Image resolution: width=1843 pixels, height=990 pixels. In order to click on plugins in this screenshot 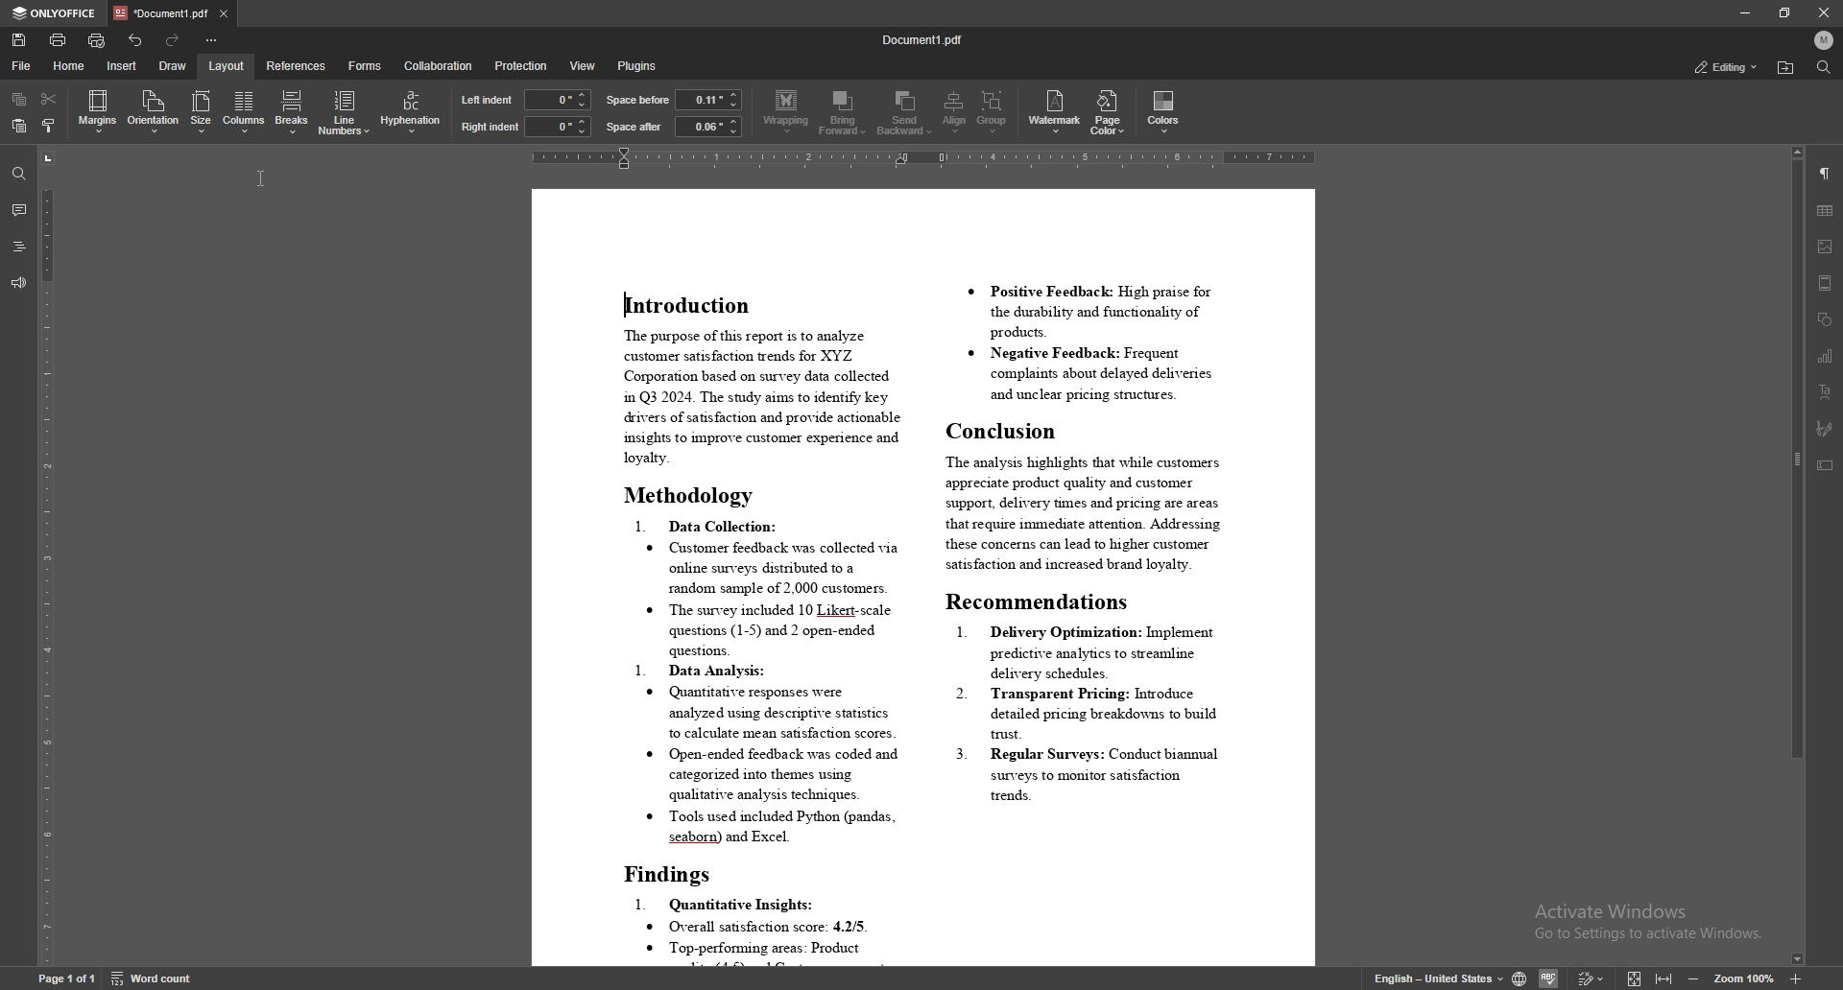, I will do `click(640, 66)`.